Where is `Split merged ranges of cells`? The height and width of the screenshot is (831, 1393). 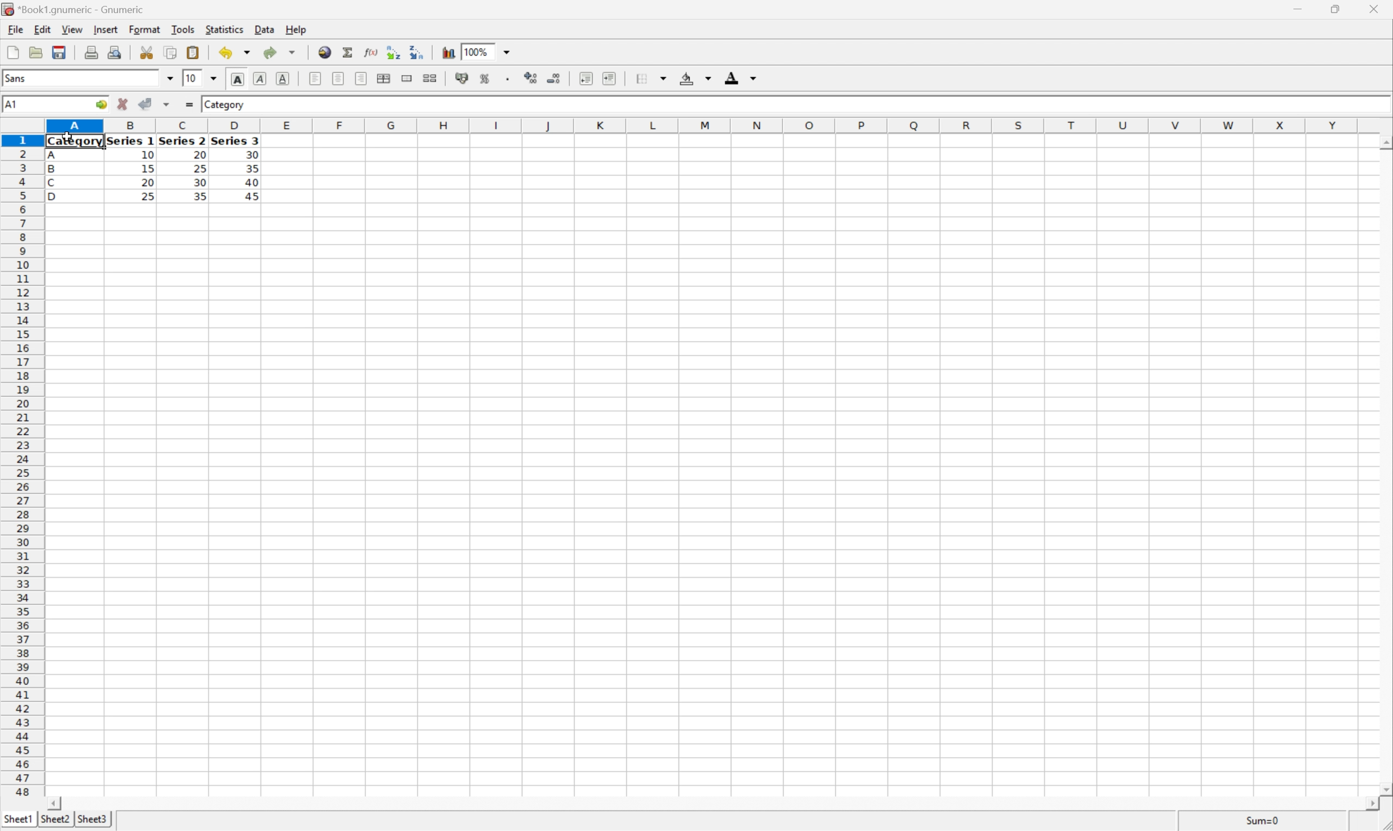
Split merged ranges of cells is located at coordinates (430, 78).